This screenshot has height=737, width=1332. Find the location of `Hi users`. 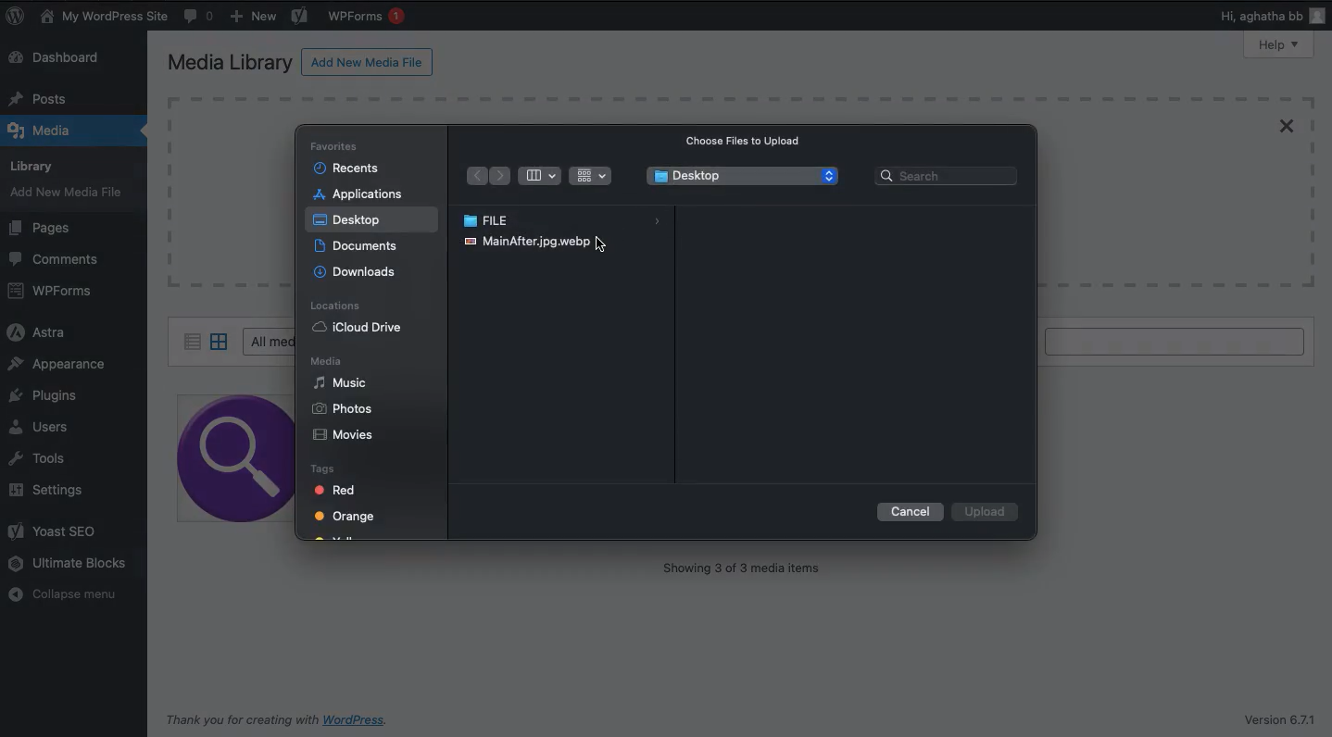

Hi users is located at coordinates (1275, 17).